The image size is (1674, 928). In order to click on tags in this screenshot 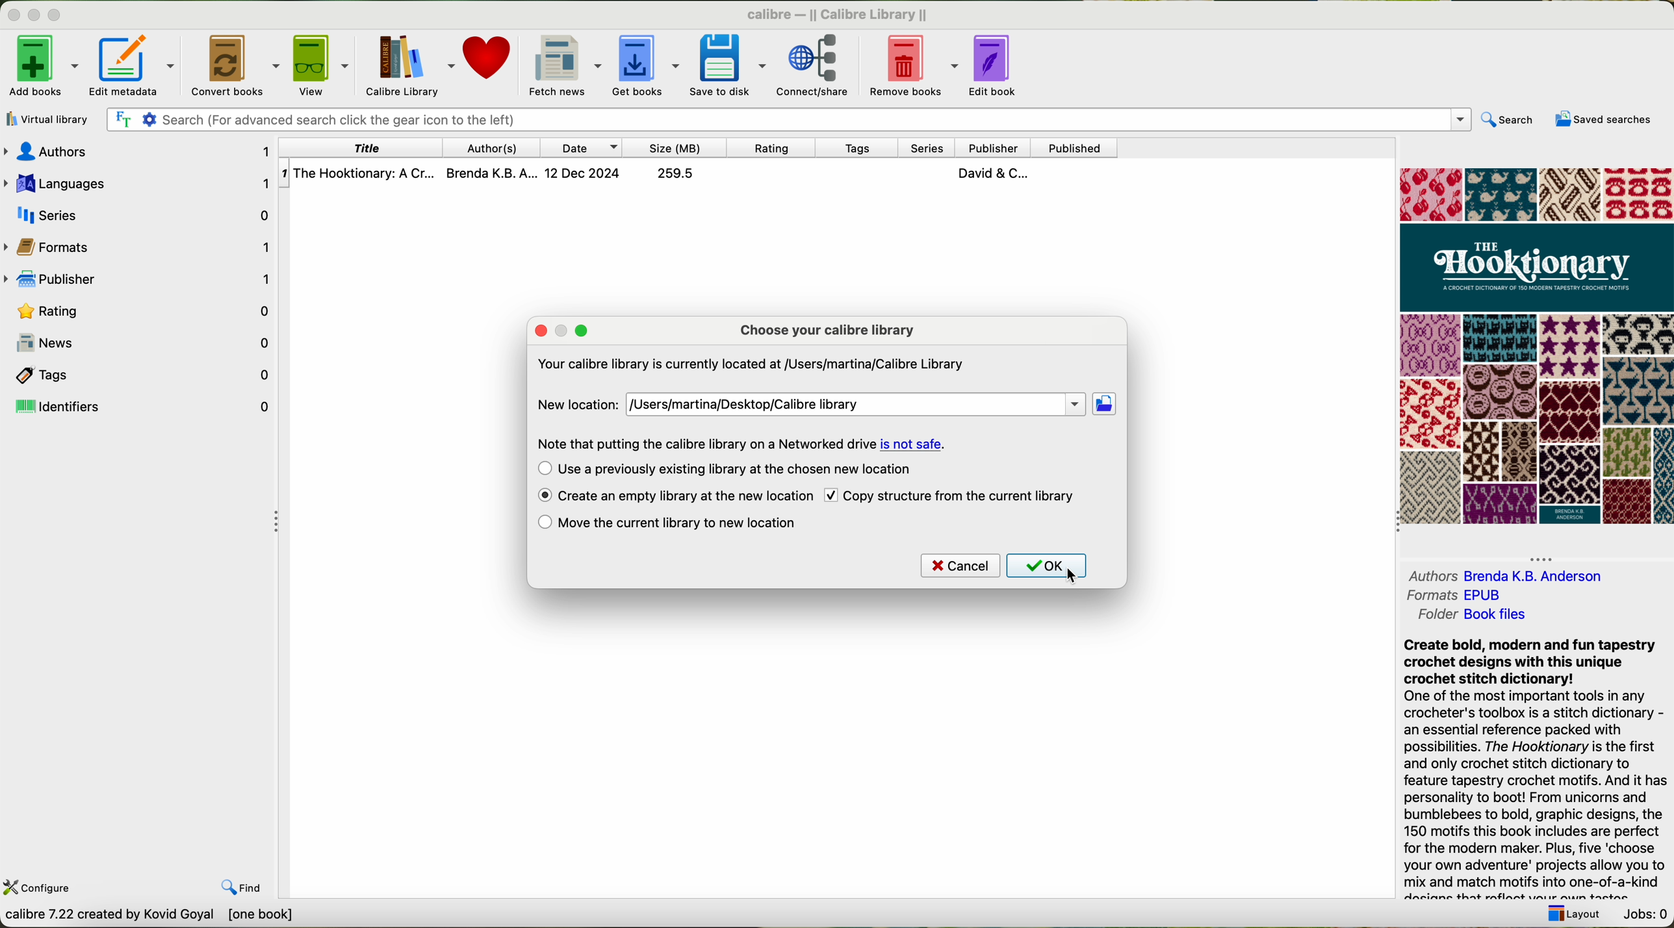, I will do `click(137, 376)`.